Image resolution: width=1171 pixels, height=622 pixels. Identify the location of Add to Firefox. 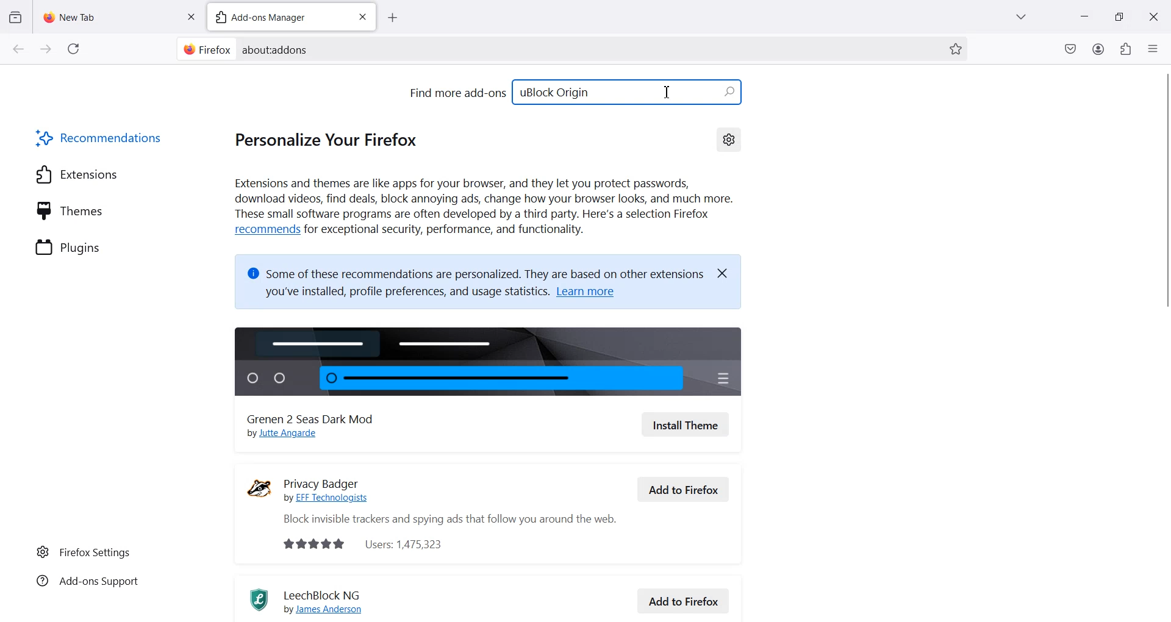
(684, 599).